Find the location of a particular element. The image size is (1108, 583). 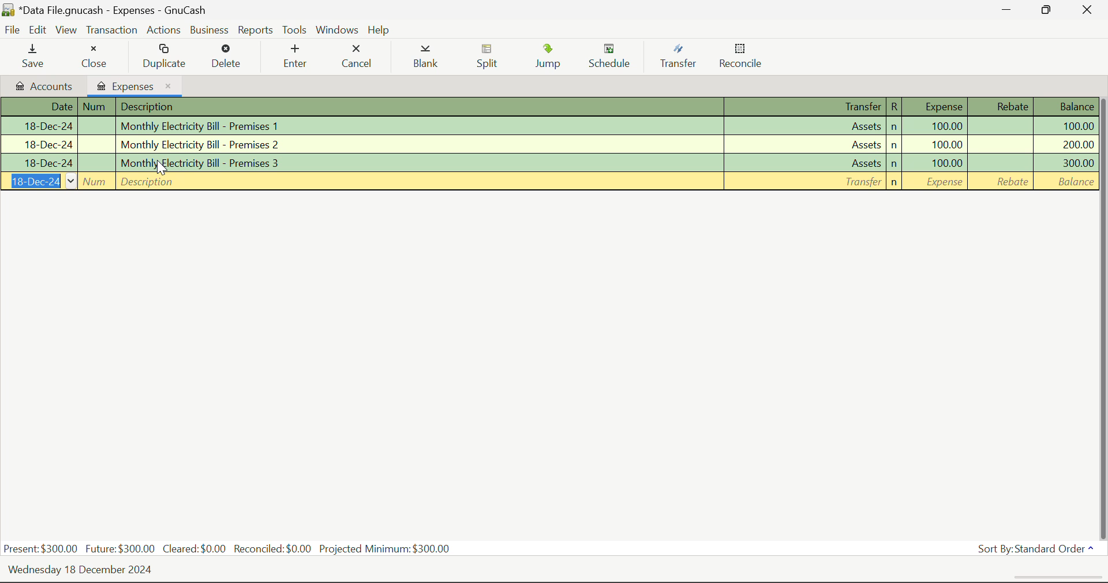

Transactions Column Headings is located at coordinates (552, 107).